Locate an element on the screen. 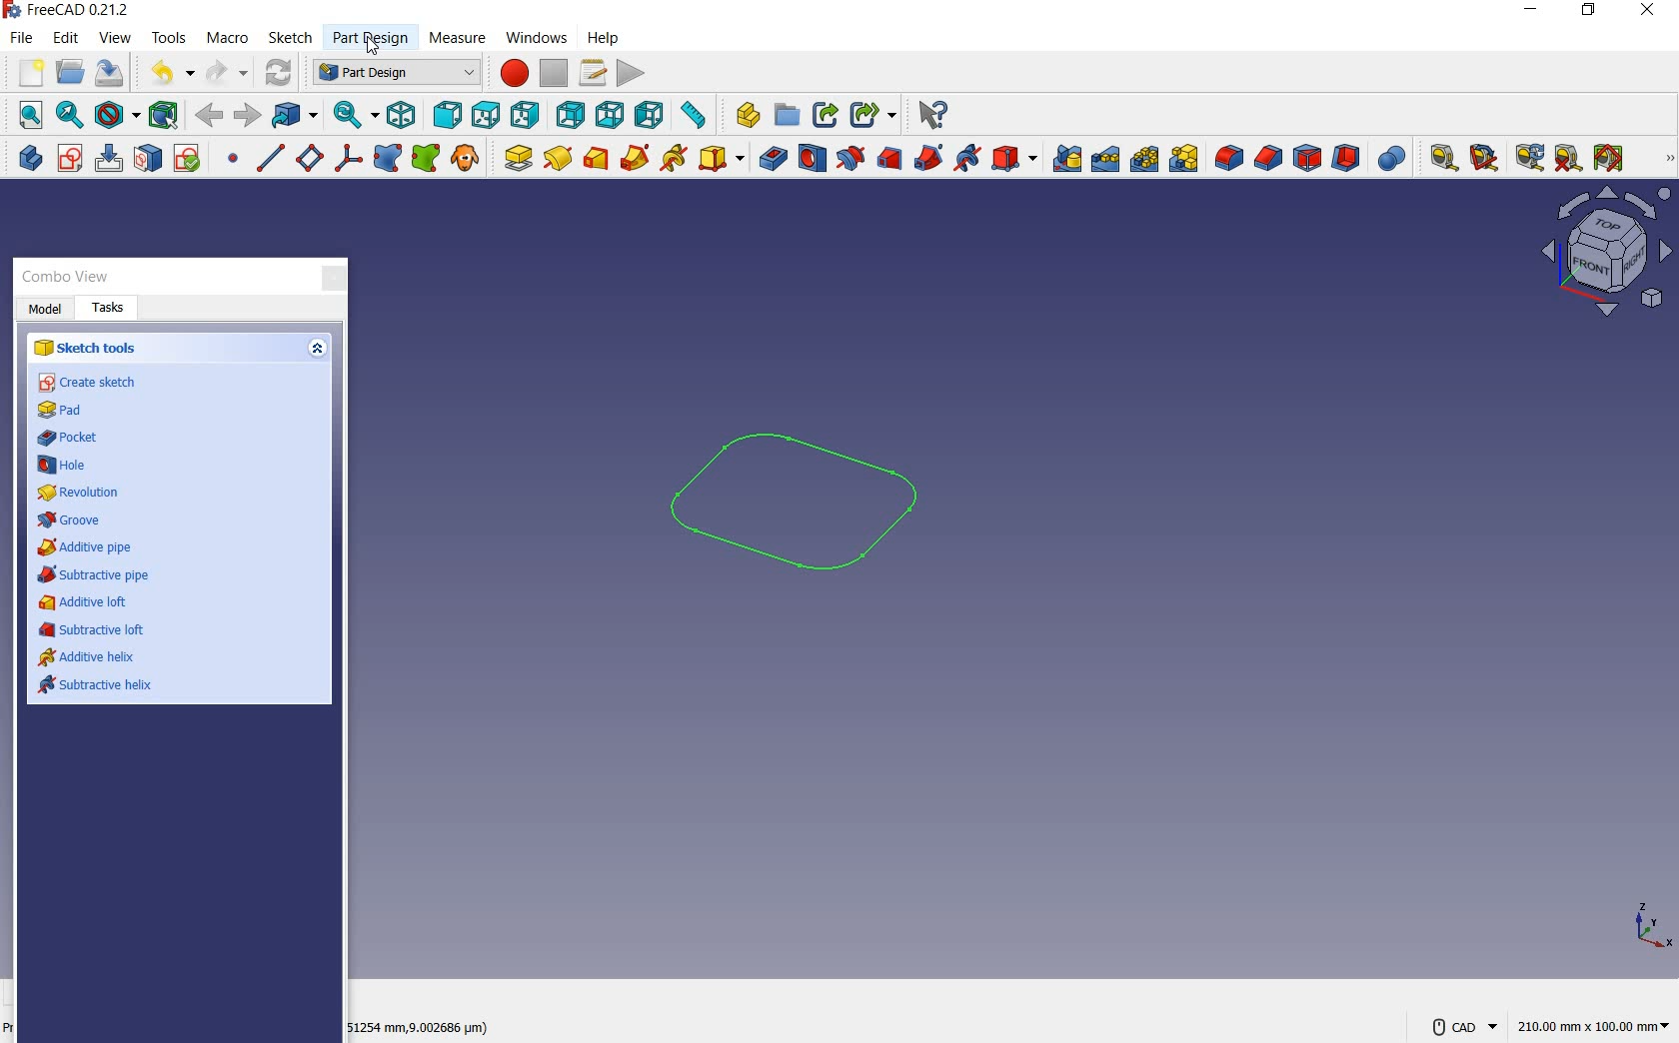 The width and height of the screenshot is (1679, 1043). open is located at coordinates (68, 73).